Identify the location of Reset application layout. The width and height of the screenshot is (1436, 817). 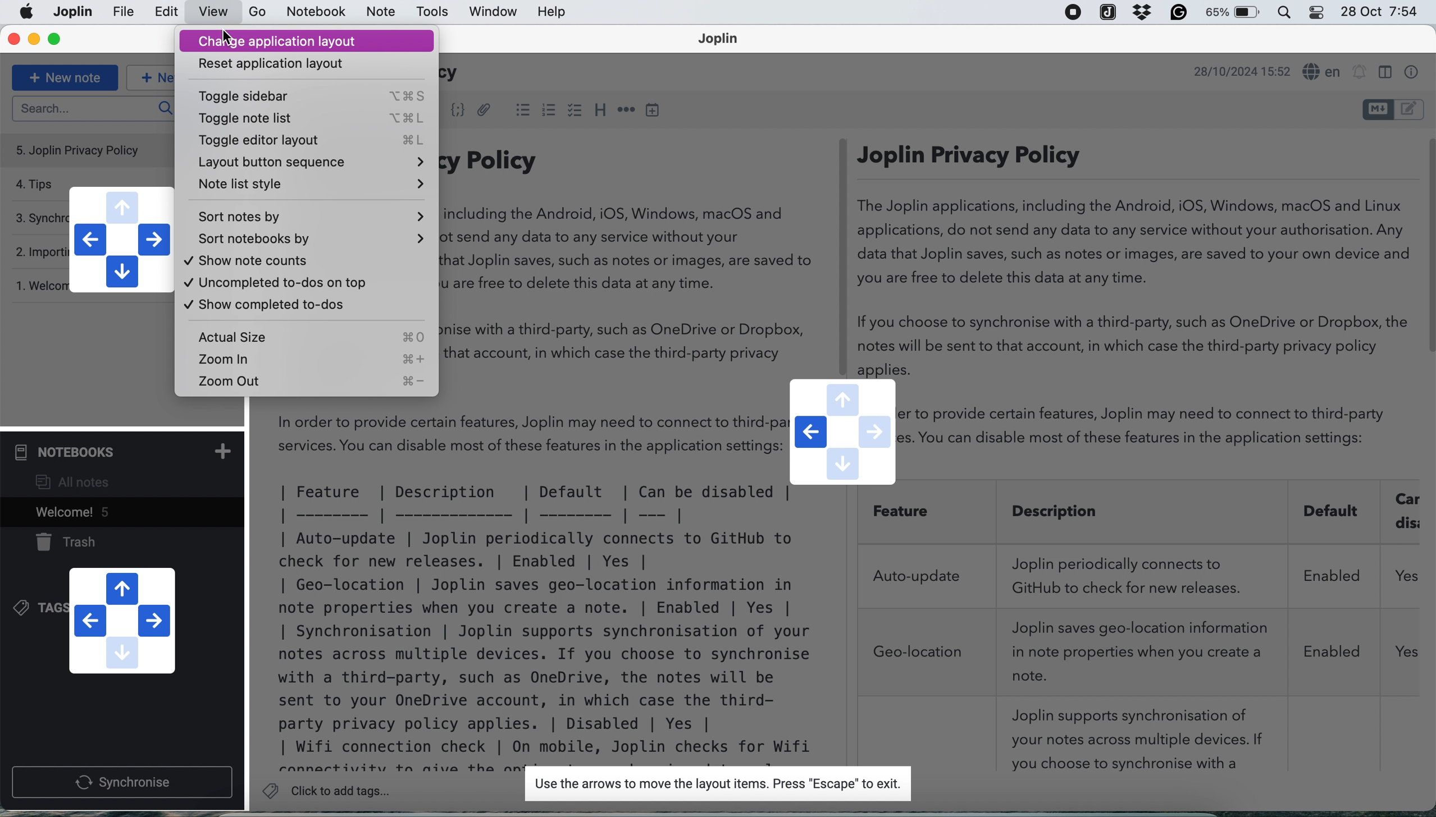
(306, 65).